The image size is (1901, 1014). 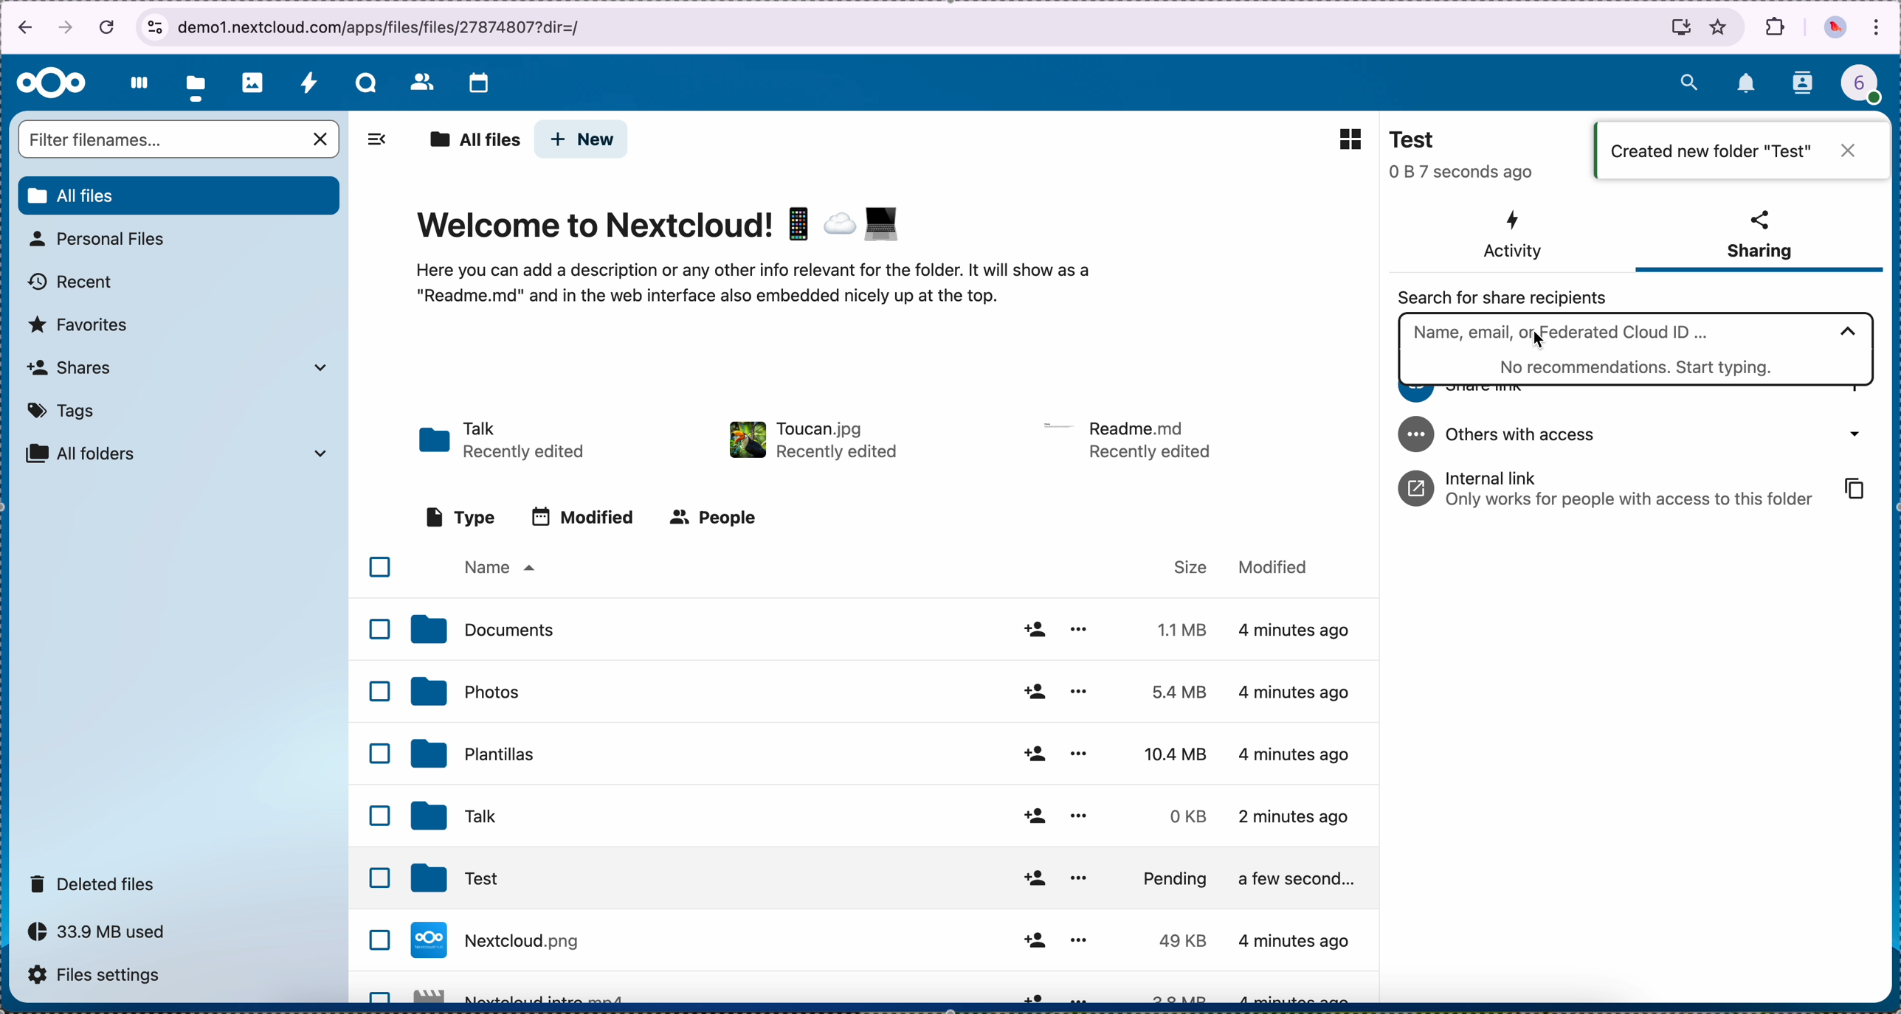 I want to click on search bar, so click(x=181, y=141).